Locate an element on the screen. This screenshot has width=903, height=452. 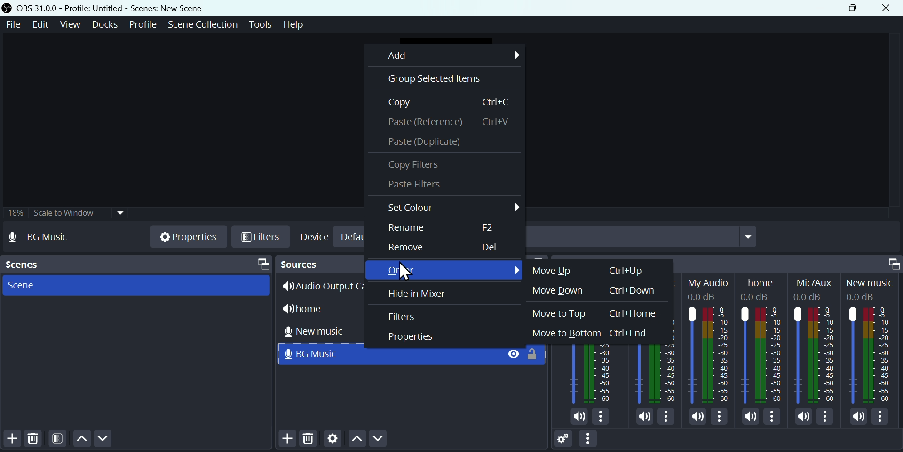
Help is located at coordinates (301, 24).